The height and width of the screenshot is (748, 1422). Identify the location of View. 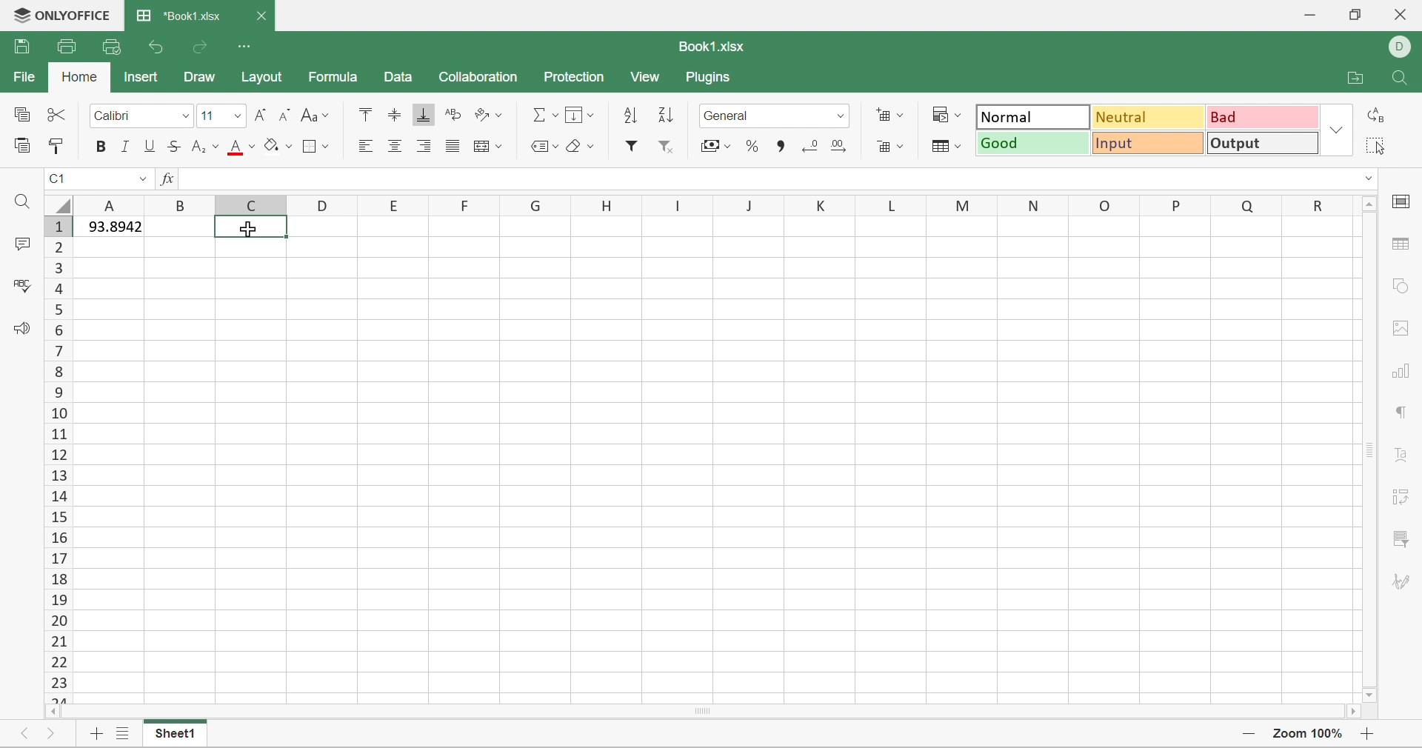
(647, 78).